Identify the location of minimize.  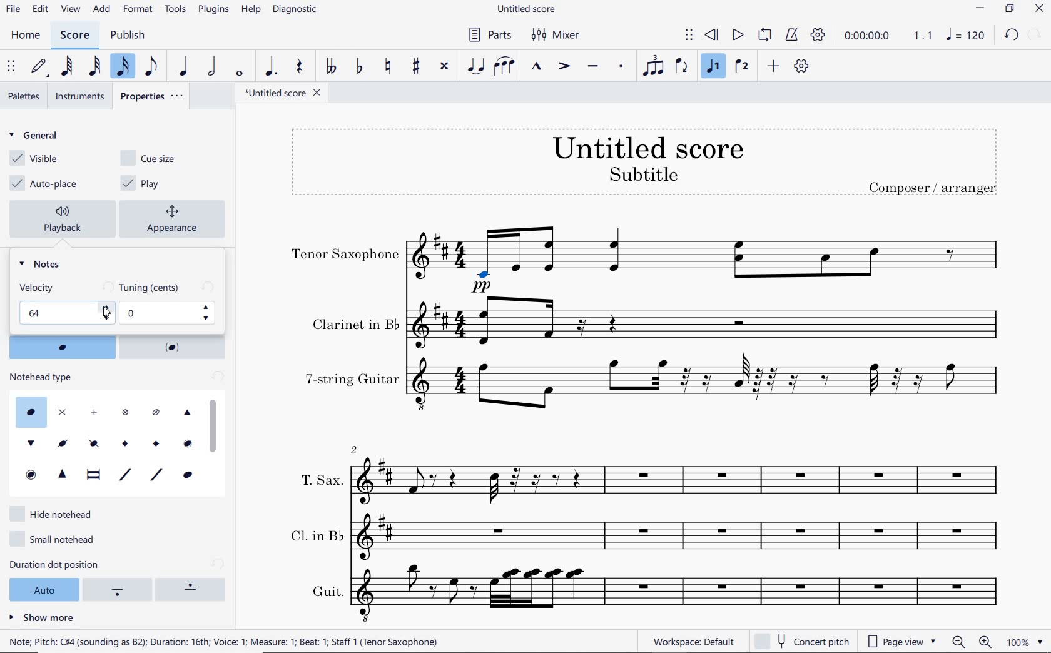
(980, 8).